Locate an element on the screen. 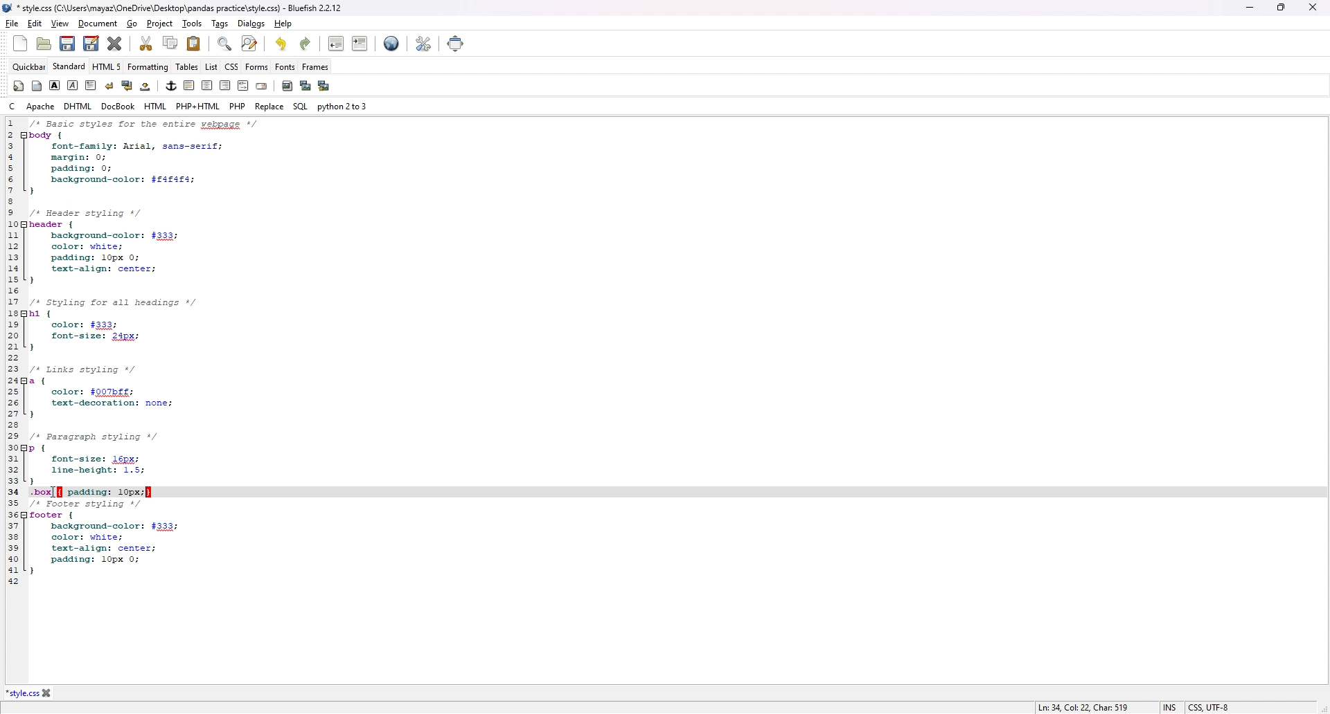 The height and width of the screenshot is (714, 1330). paste is located at coordinates (194, 43).